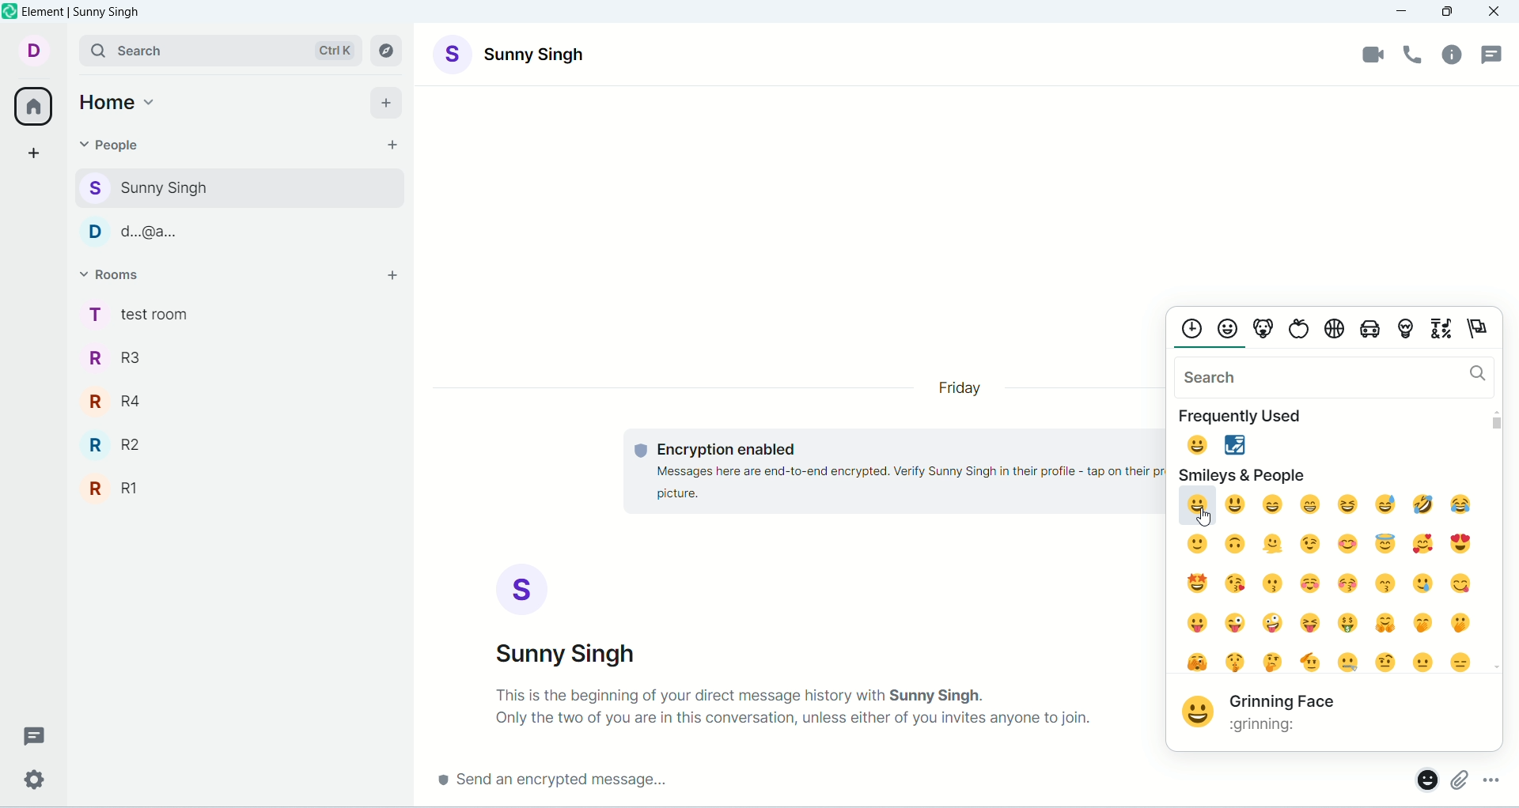 The height and width of the screenshot is (808, 1519). I want to click on cursor, so click(1204, 516).